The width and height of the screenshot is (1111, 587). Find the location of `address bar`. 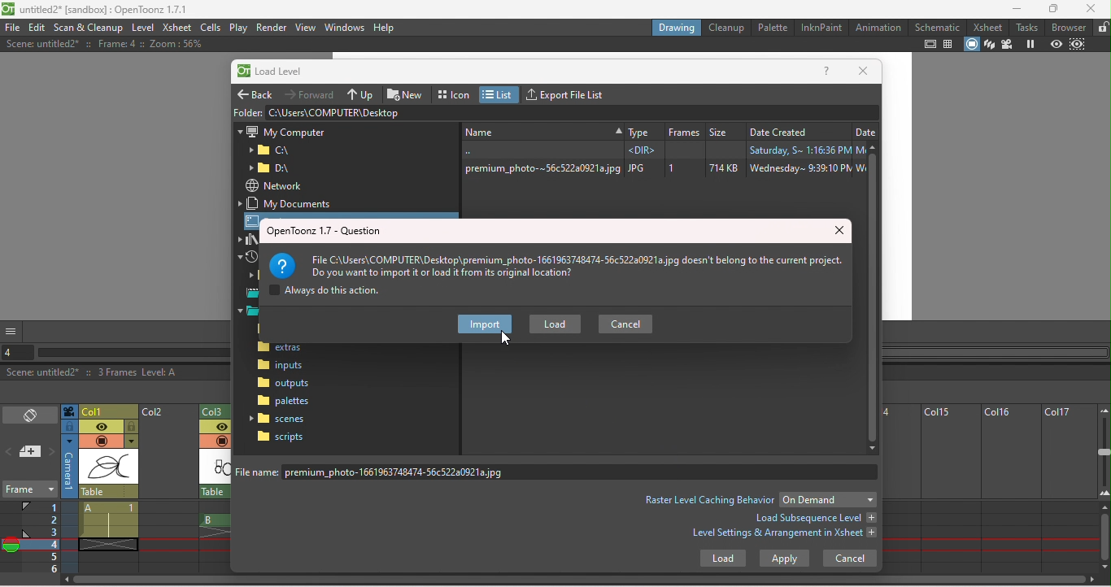

address bar is located at coordinates (572, 112).